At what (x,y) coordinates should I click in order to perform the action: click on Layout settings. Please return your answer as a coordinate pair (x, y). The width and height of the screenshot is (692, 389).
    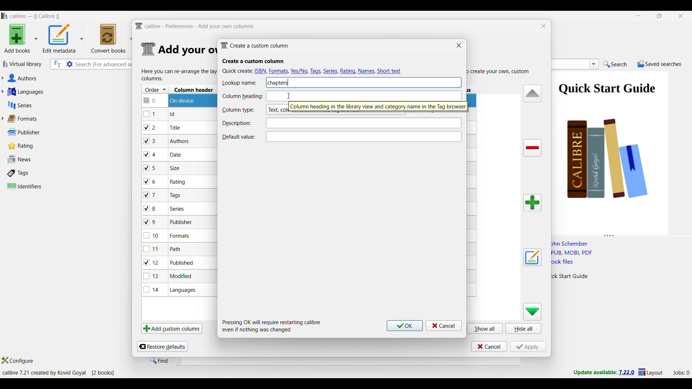
    Looking at the image, I should click on (651, 372).